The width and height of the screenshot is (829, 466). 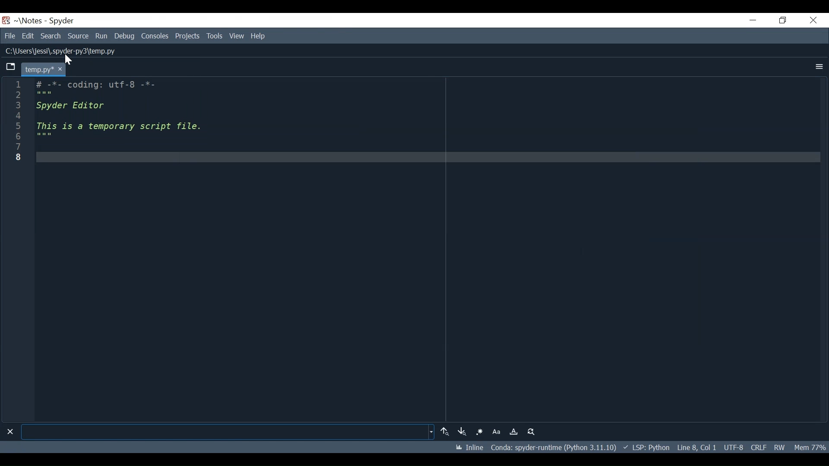 What do you see at coordinates (515, 431) in the screenshot?
I see `Only Search for Whole Words` at bounding box center [515, 431].